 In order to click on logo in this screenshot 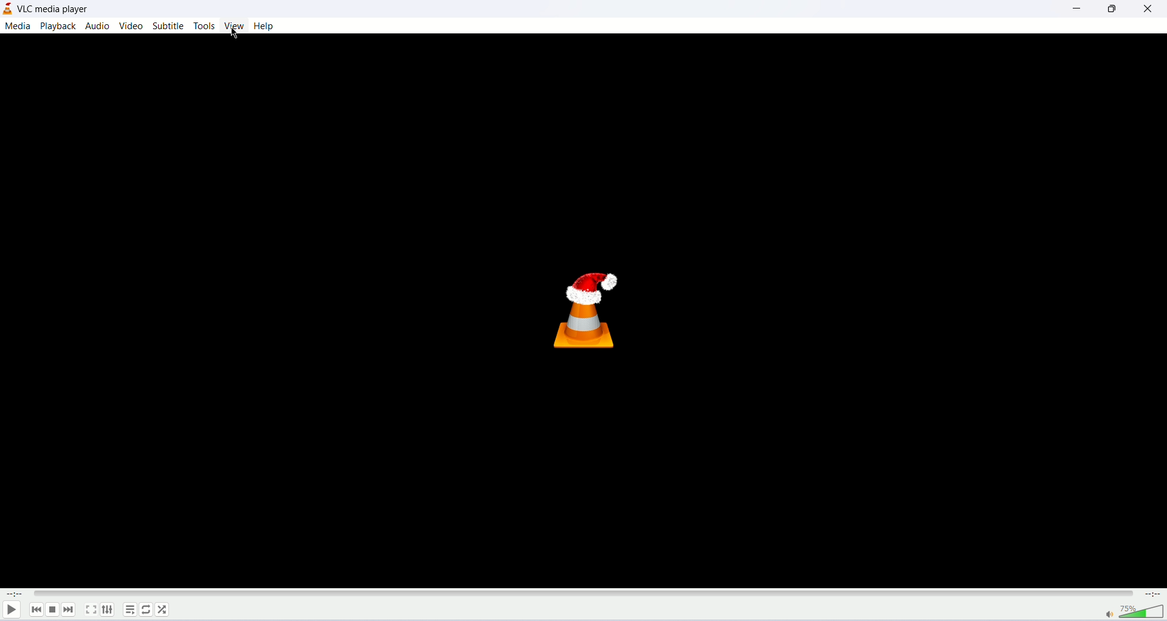, I will do `click(7, 10)`.